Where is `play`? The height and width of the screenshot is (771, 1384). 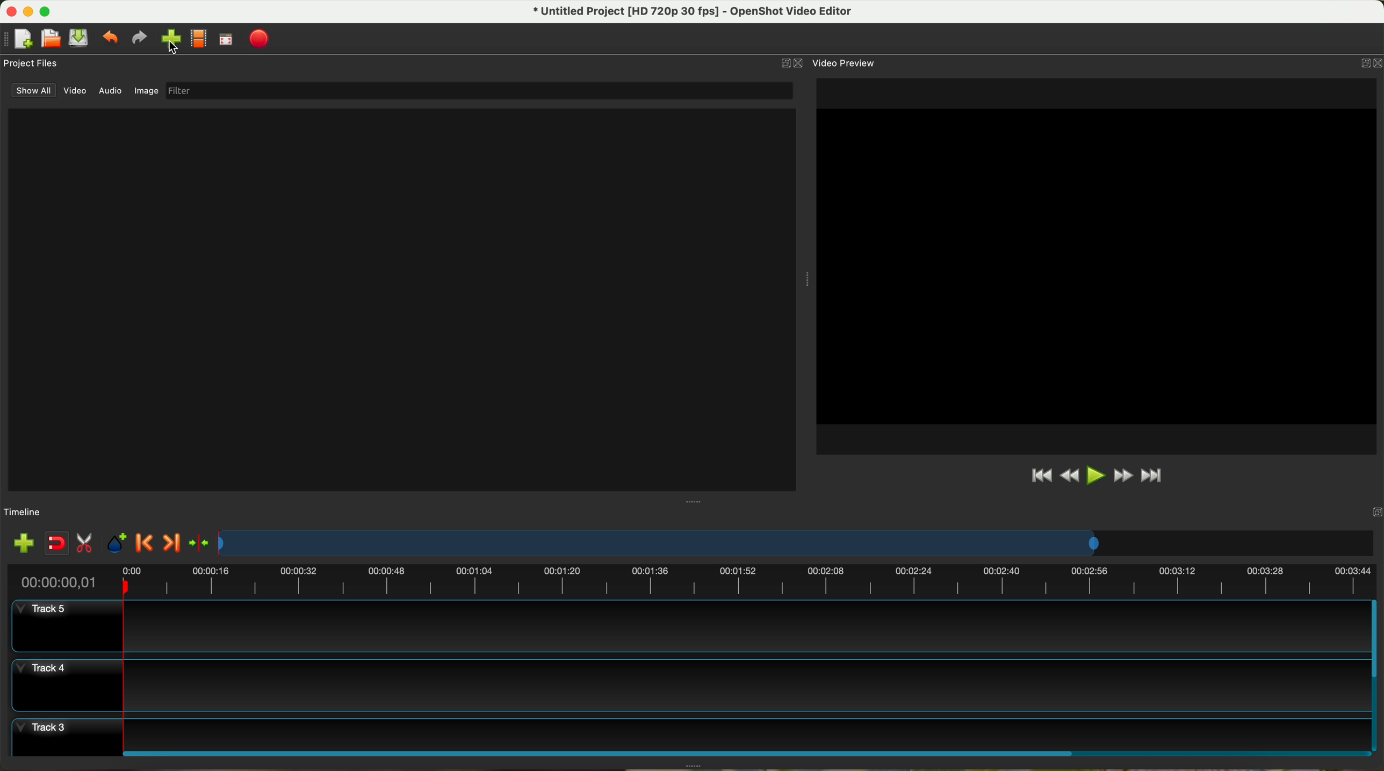 play is located at coordinates (1095, 475).